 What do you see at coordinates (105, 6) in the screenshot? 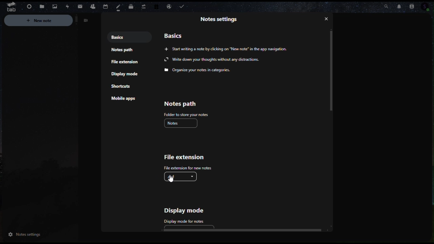
I see `Calendar` at bounding box center [105, 6].